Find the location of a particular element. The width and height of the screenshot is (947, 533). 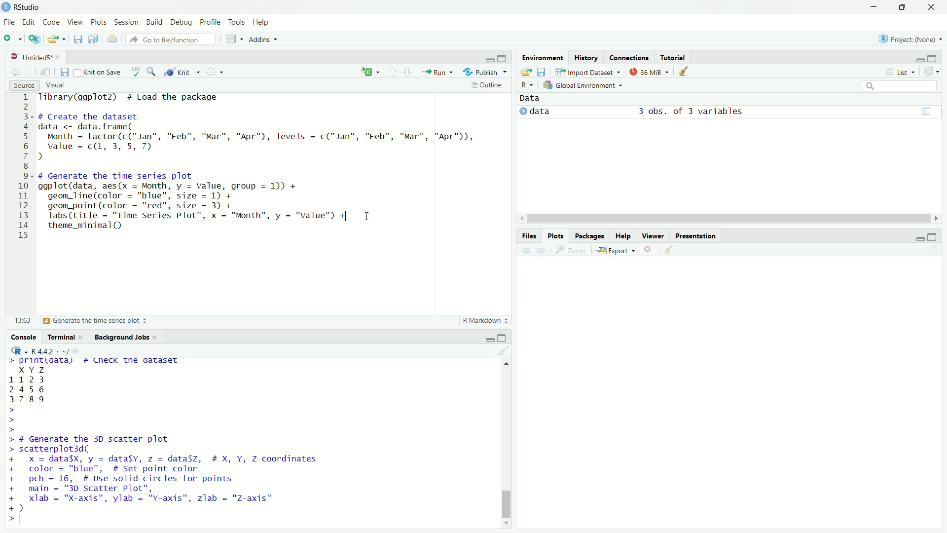

environment is located at coordinates (541, 57).